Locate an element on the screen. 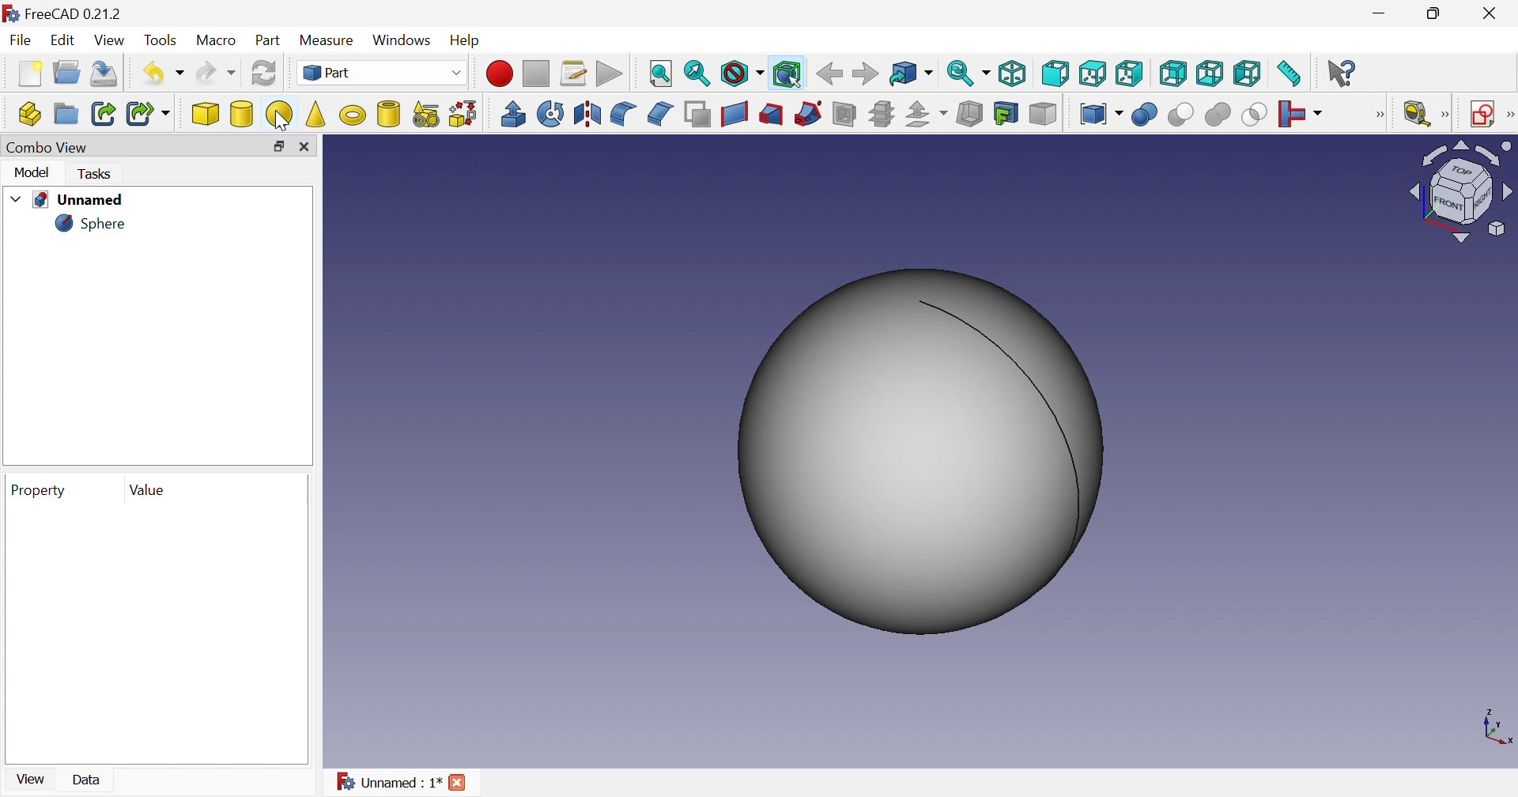 This screenshot has height=797, width=1518. Part is located at coordinates (382, 71).